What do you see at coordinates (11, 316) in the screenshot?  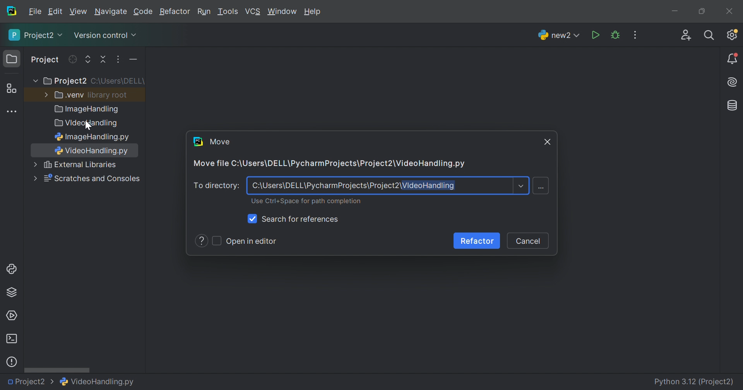 I see `Services` at bounding box center [11, 316].